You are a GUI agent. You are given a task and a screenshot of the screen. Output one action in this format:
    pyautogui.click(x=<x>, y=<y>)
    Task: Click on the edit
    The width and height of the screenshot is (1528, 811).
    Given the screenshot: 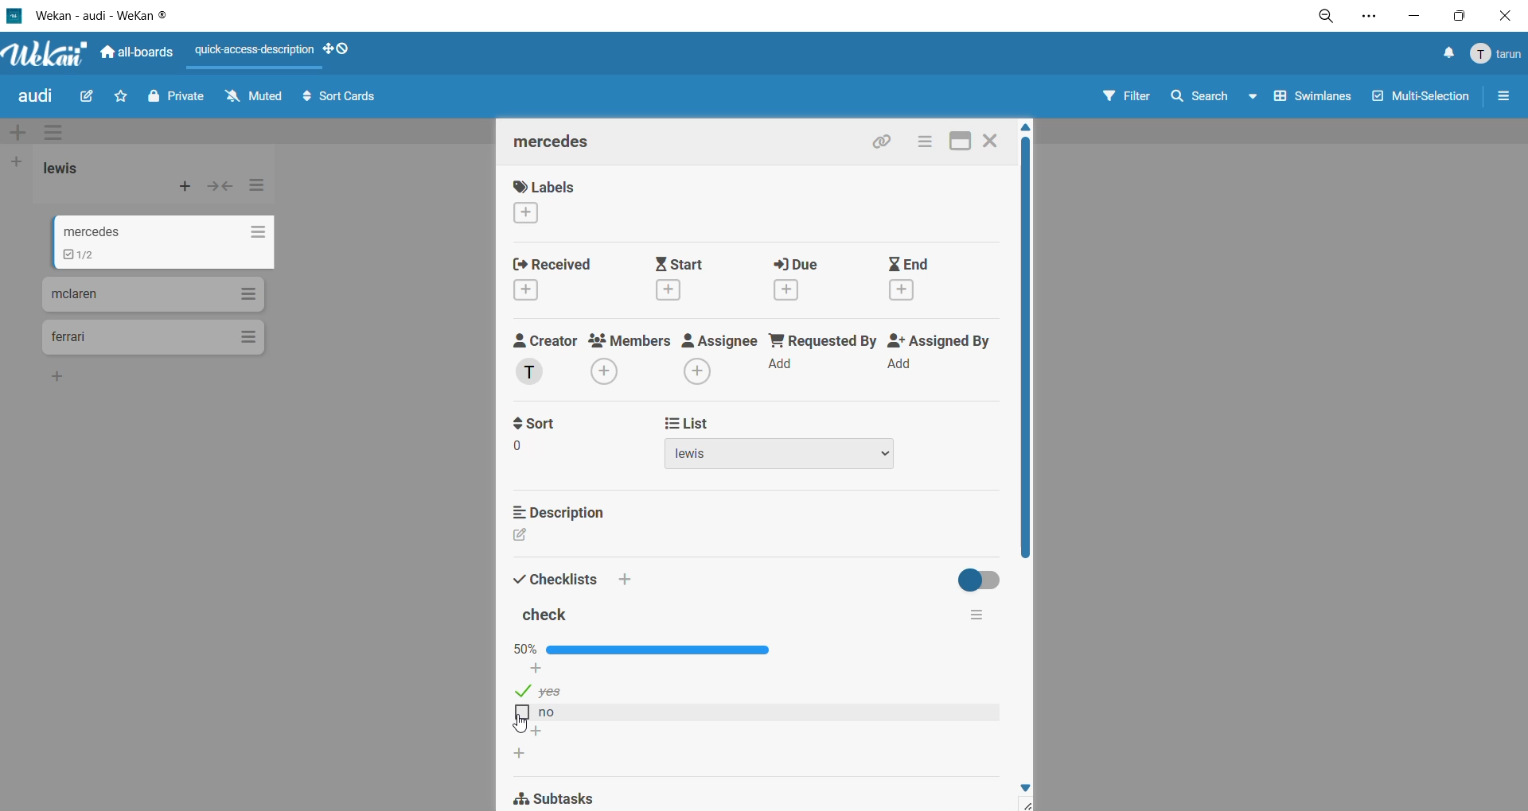 What is the action you would take?
    pyautogui.click(x=91, y=100)
    